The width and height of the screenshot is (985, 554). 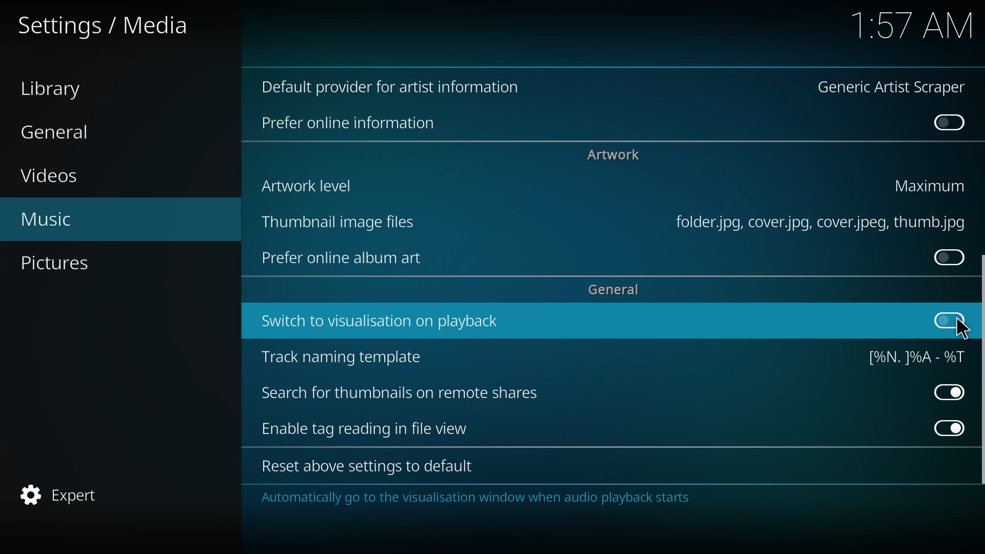 What do you see at coordinates (946, 427) in the screenshot?
I see `enabled` at bounding box center [946, 427].